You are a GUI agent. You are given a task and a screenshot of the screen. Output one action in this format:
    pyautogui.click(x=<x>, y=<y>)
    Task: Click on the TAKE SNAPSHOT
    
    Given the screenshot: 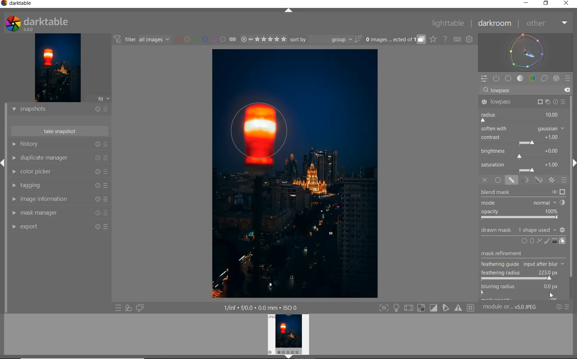 What is the action you would take?
    pyautogui.click(x=59, y=131)
    